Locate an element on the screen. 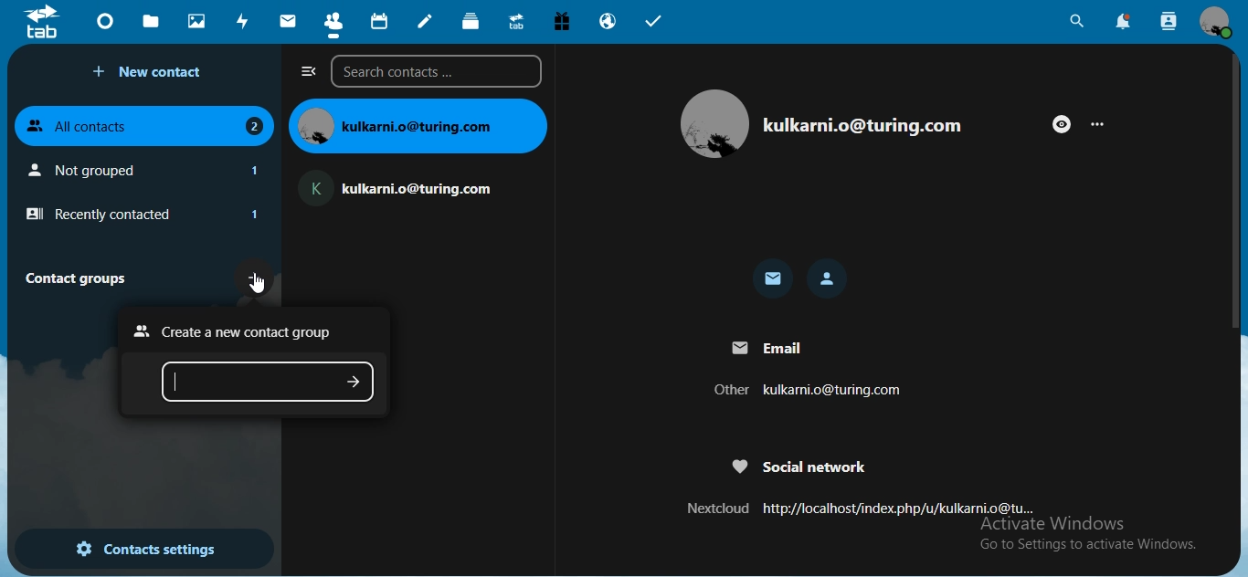  photos is located at coordinates (198, 20).